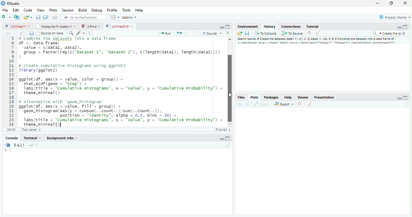 This screenshot has width=412, height=217. I want to click on File, so click(5, 11).